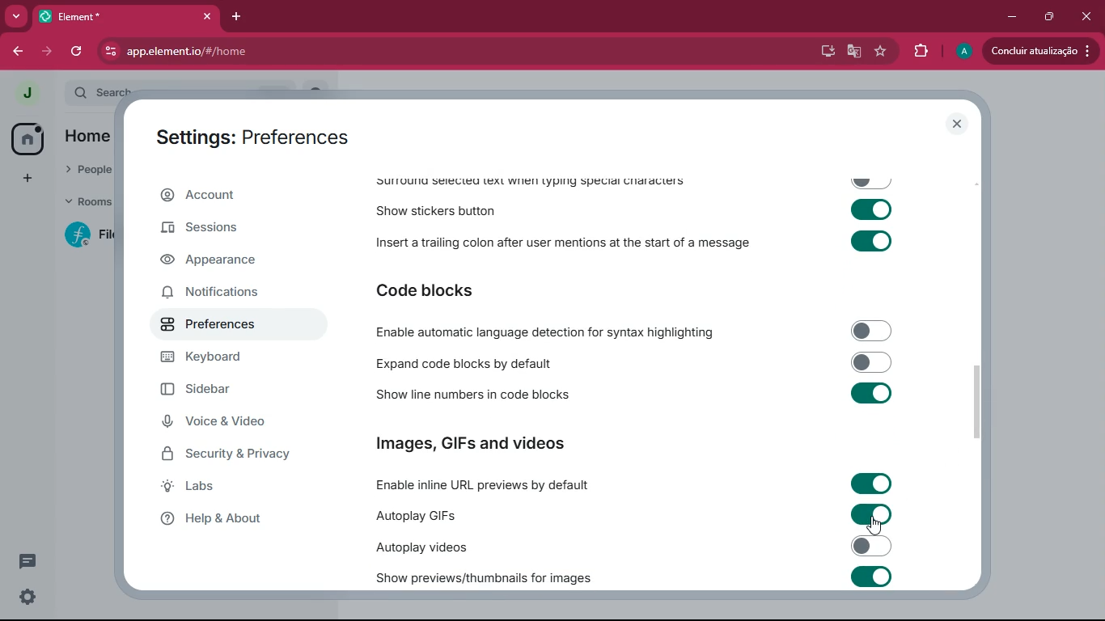 The height and width of the screenshot is (621, 1105). I want to click on cursor, so click(874, 526).